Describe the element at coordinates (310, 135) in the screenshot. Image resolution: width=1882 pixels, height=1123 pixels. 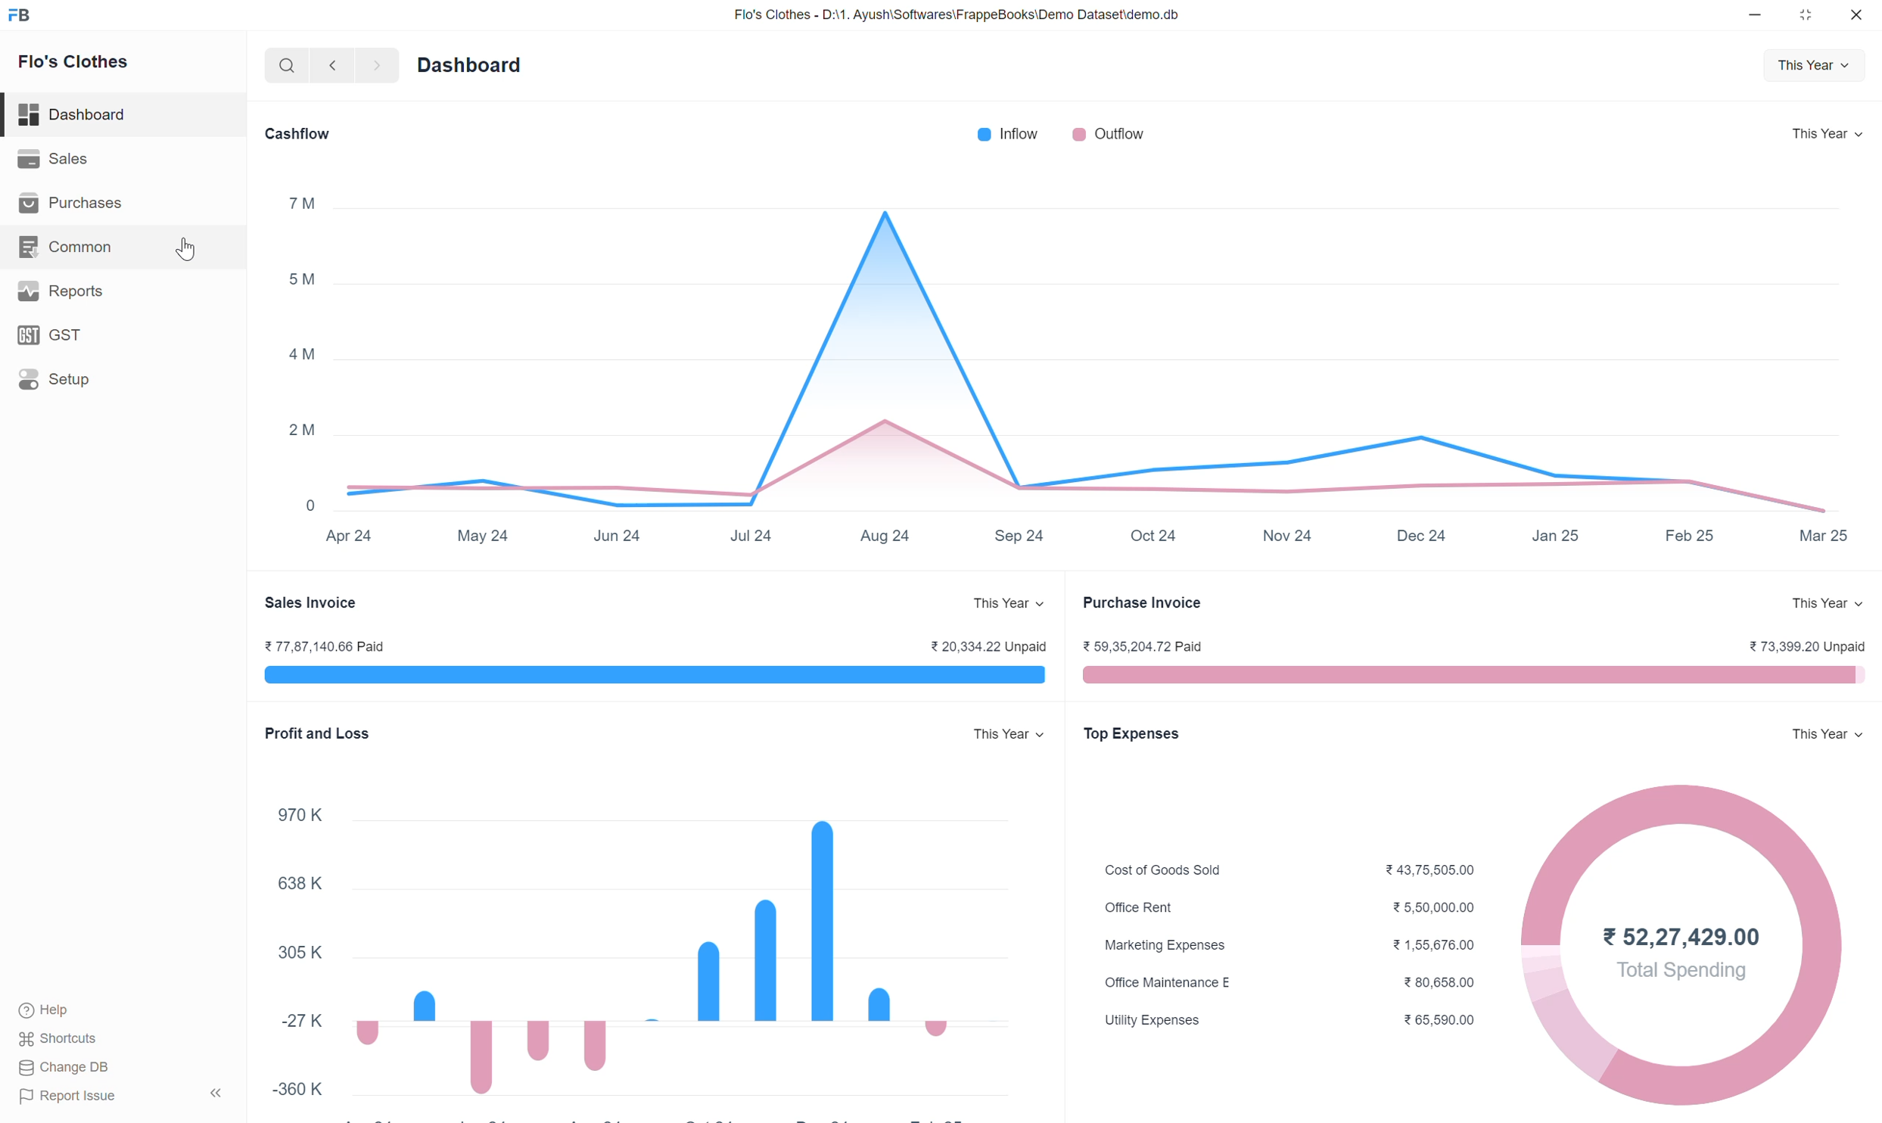
I see `Cashflow` at that location.